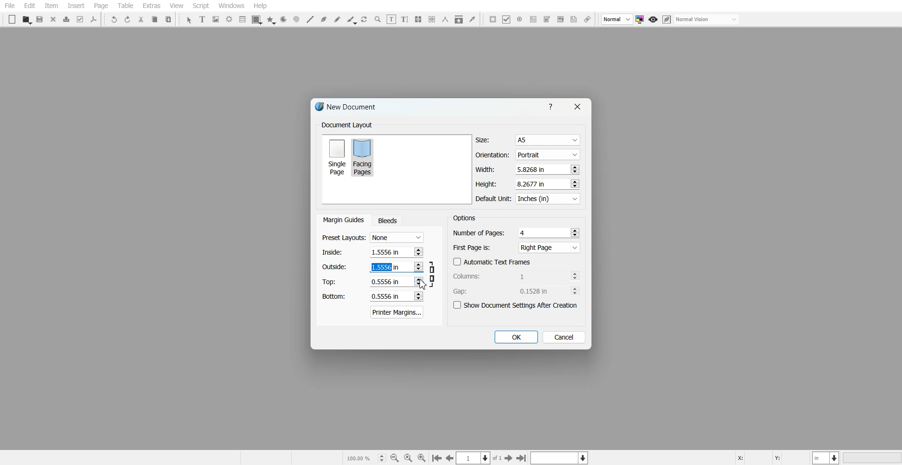 The width and height of the screenshot is (902, 465). Describe the element at coordinates (12, 19) in the screenshot. I see `New` at that location.